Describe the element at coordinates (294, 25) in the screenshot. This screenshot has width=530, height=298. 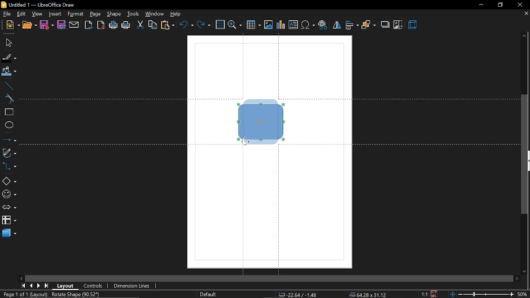
I see `insert text` at that location.